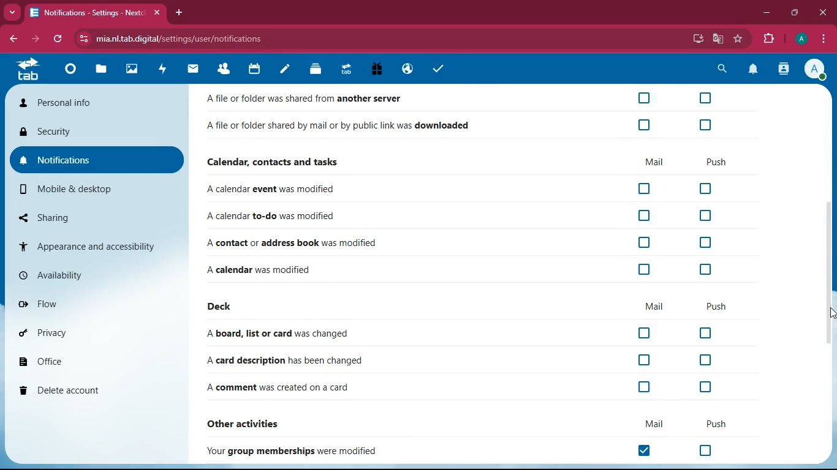 The height and width of the screenshot is (470, 837). Describe the element at coordinates (279, 389) in the screenshot. I see `A comment was created on a card` at that location.